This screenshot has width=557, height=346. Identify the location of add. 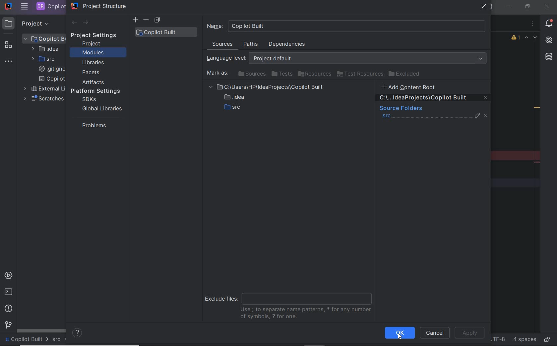
(135, 20).